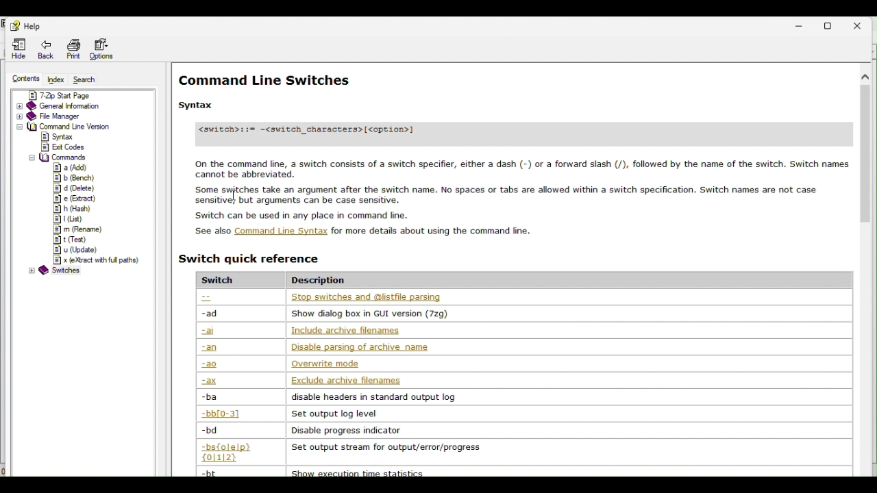  I want to click on x, so click(97, 260).